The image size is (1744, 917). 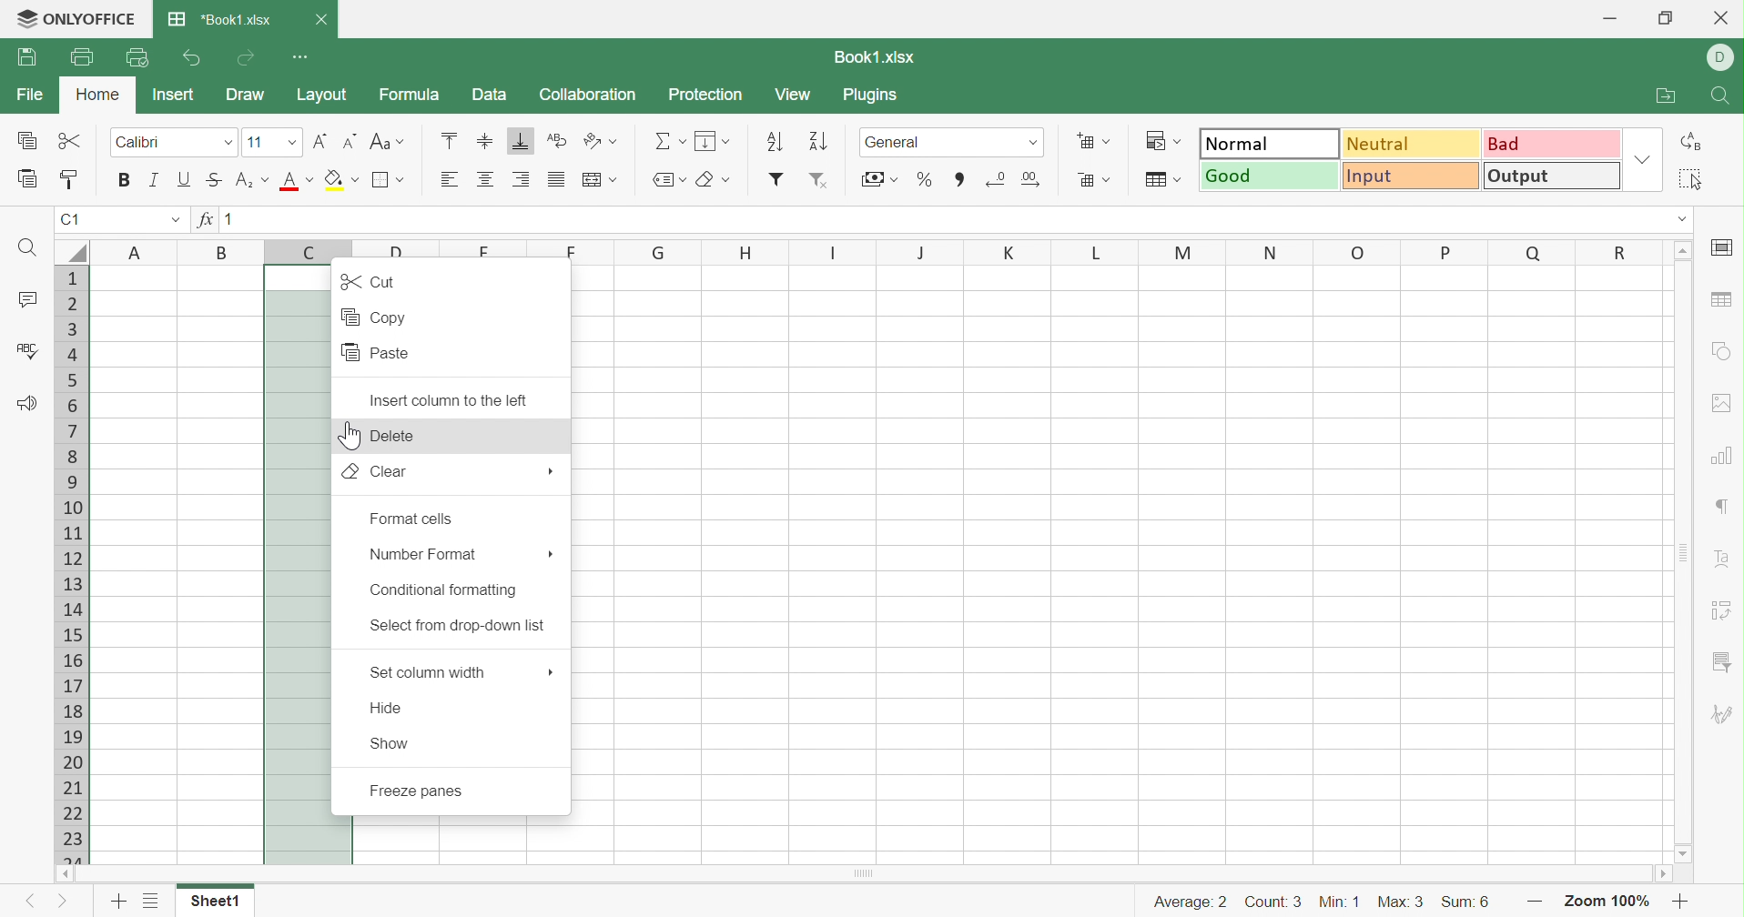 I want to click on Feedback & Support, so click(x=29, y=402).